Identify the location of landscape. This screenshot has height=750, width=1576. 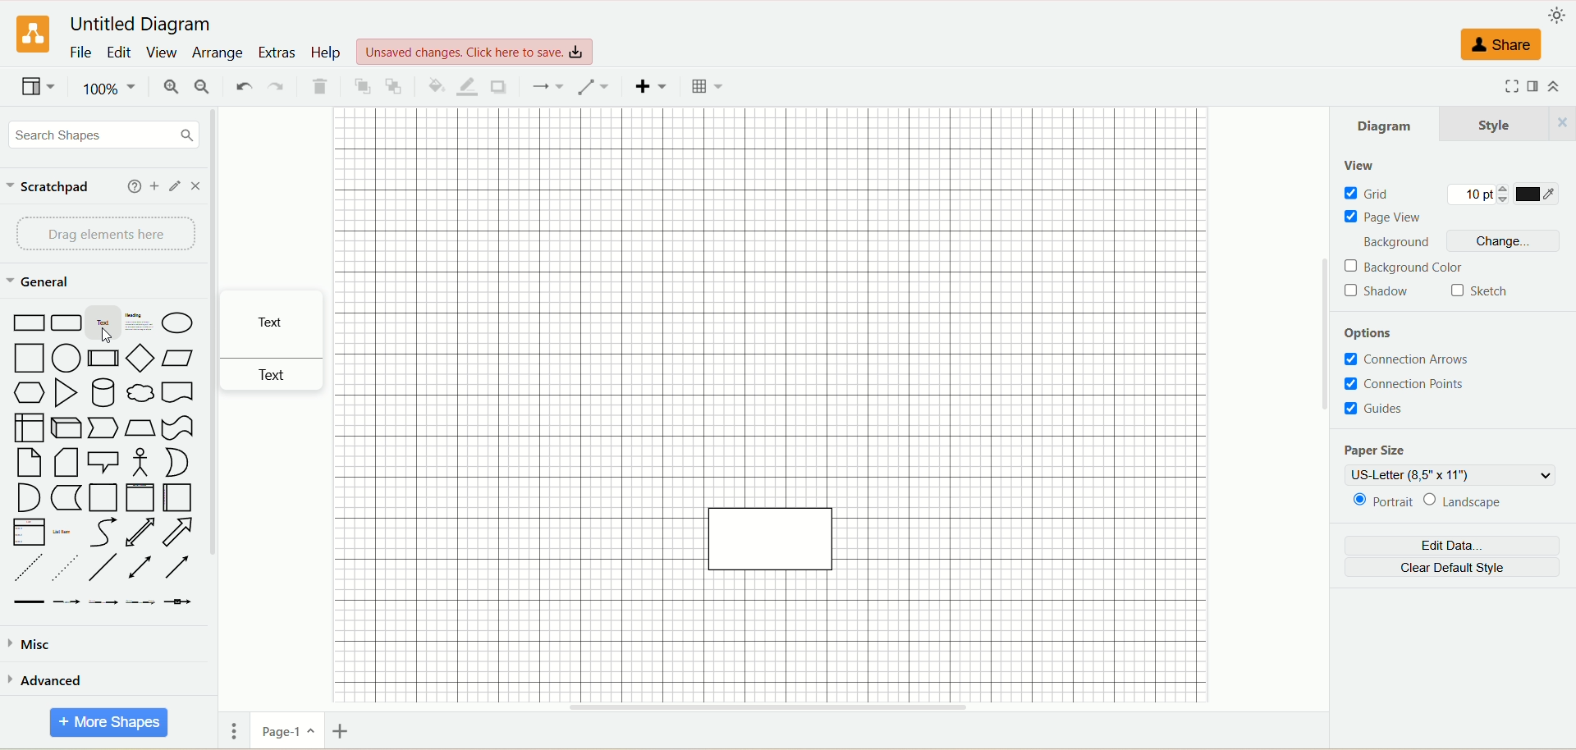
(1495, 501).